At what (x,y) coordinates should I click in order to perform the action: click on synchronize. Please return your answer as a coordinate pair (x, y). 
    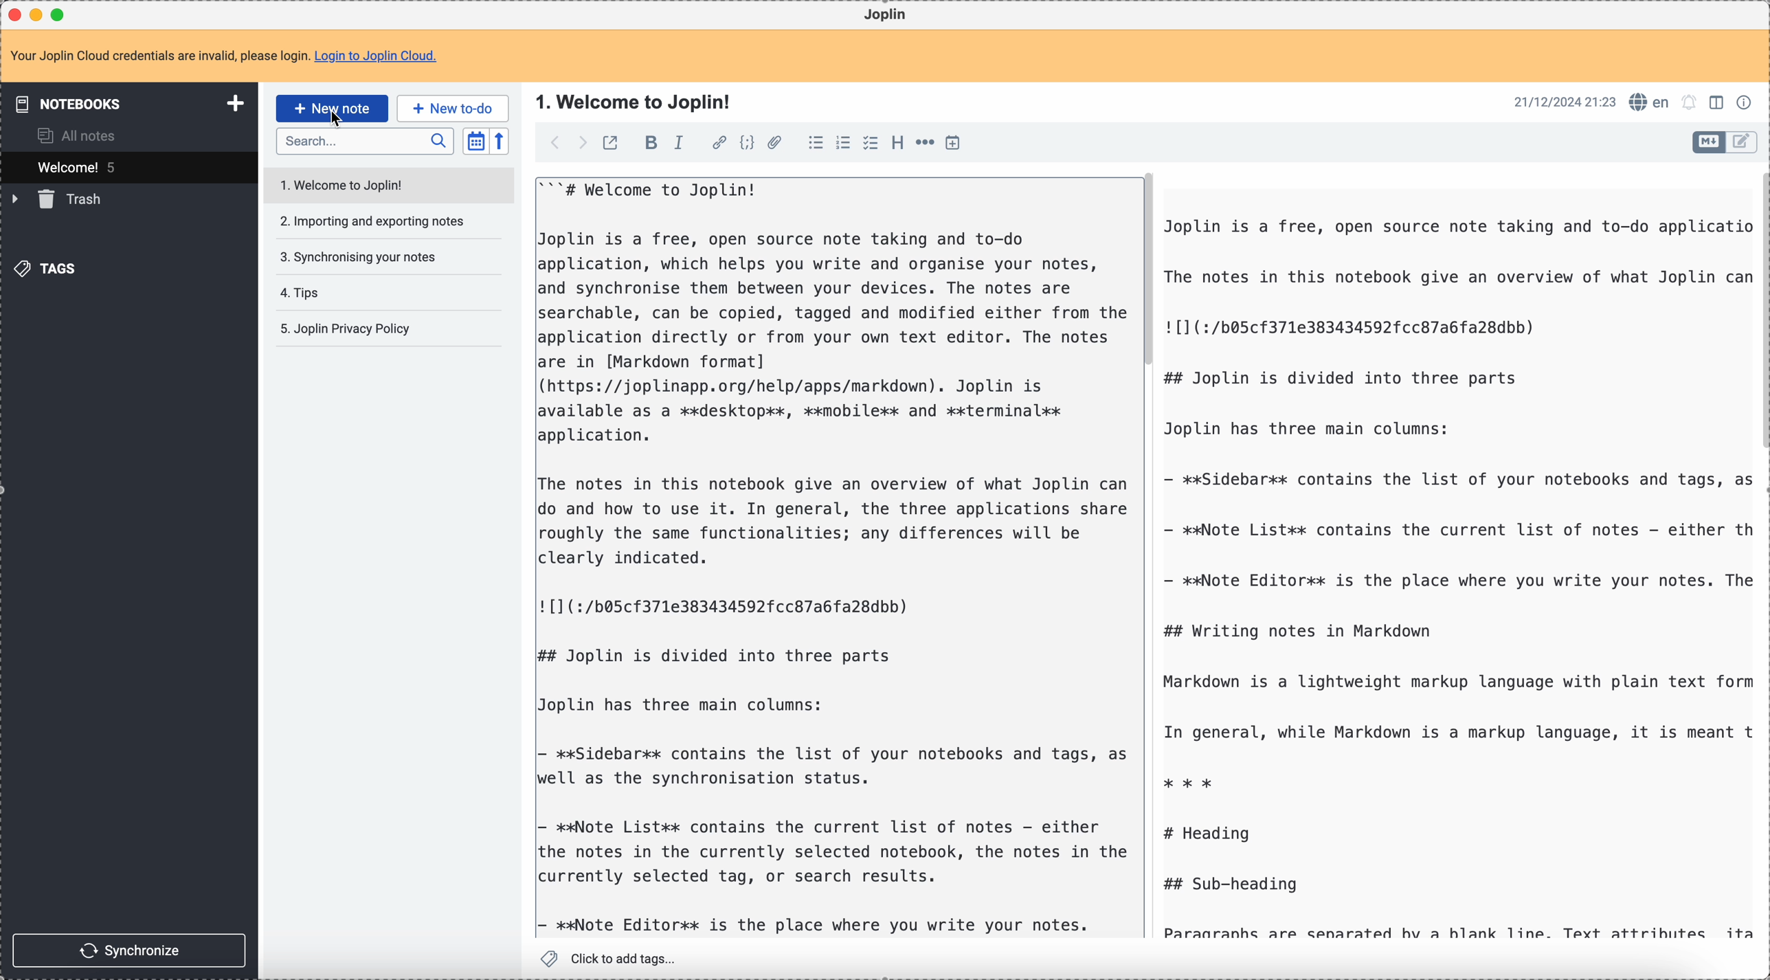
    Looking at the image, I should click on (132, 949).